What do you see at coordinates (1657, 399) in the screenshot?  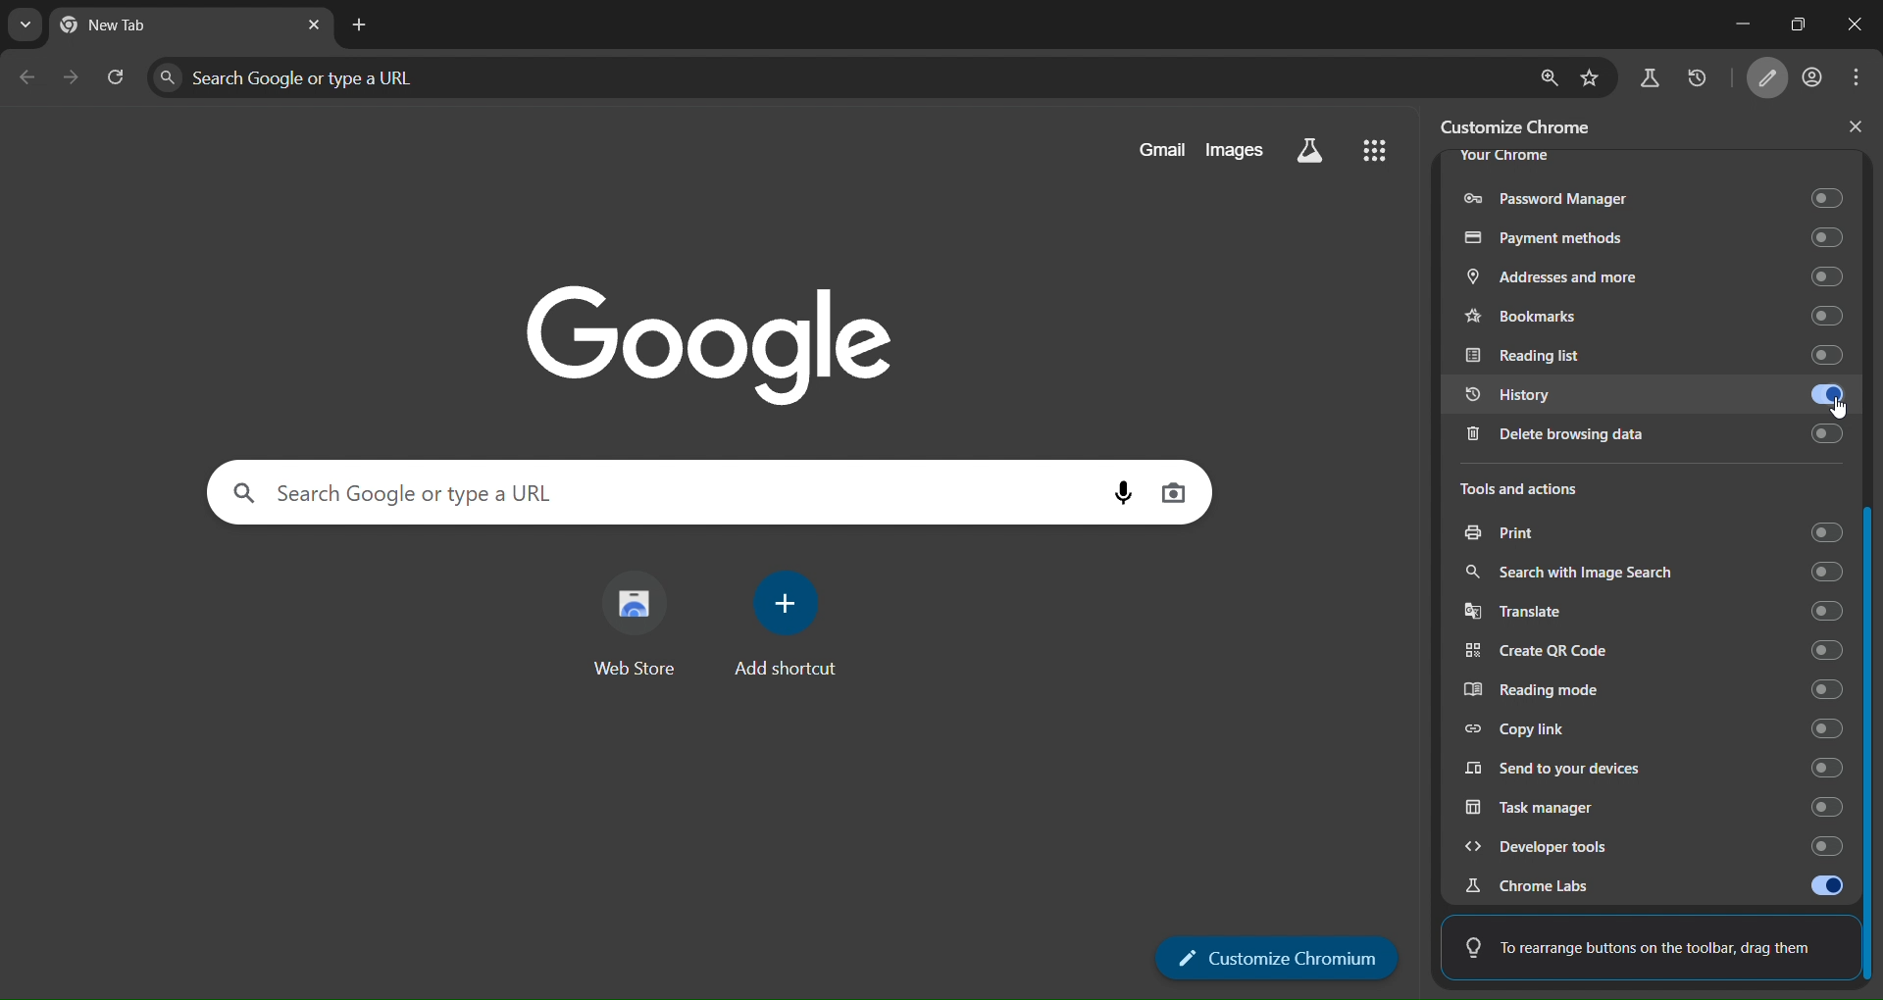 I see `history` at bounding box center [1657, 399].